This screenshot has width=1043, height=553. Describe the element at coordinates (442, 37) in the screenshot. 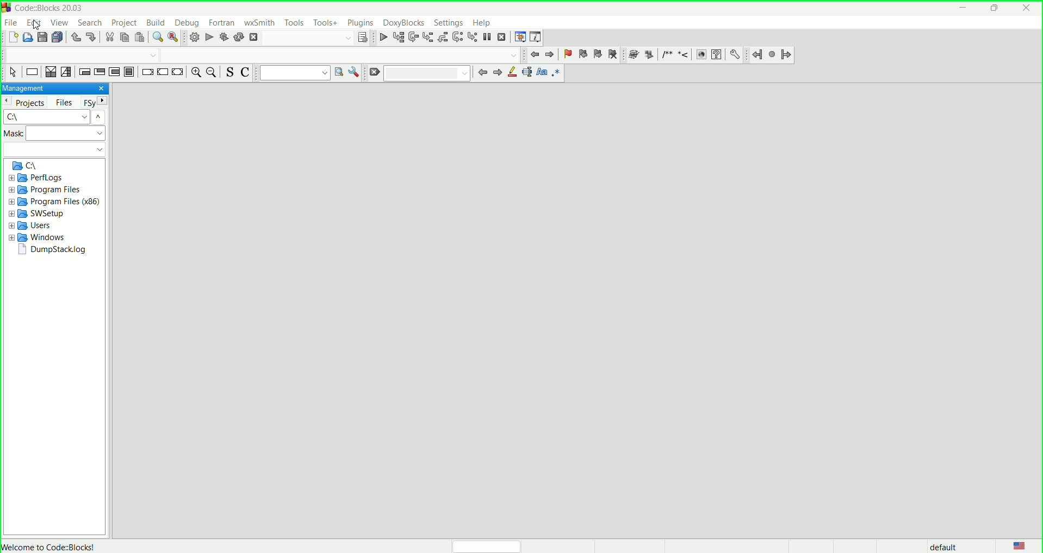

I see `step out` at that location.